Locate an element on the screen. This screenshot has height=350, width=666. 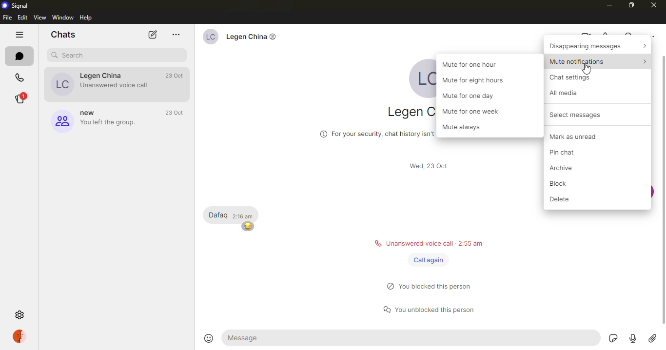
mute notifications is located at coordinates (599, 60).